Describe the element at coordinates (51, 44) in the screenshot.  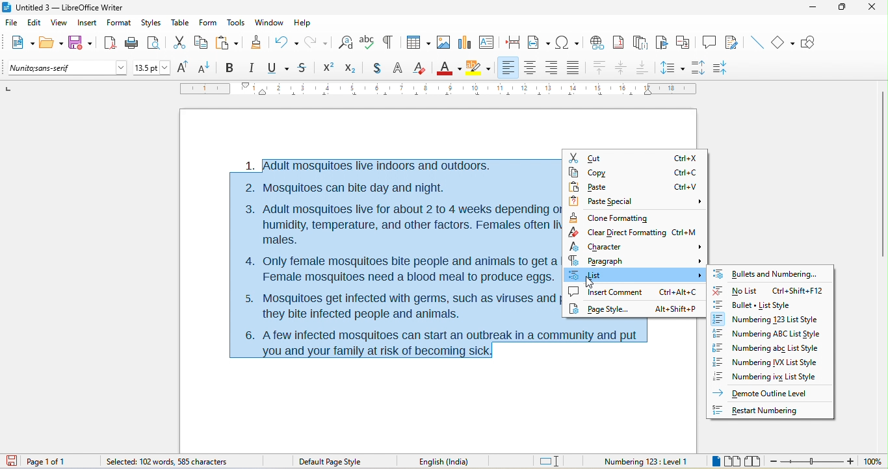
I see `open` at that location.